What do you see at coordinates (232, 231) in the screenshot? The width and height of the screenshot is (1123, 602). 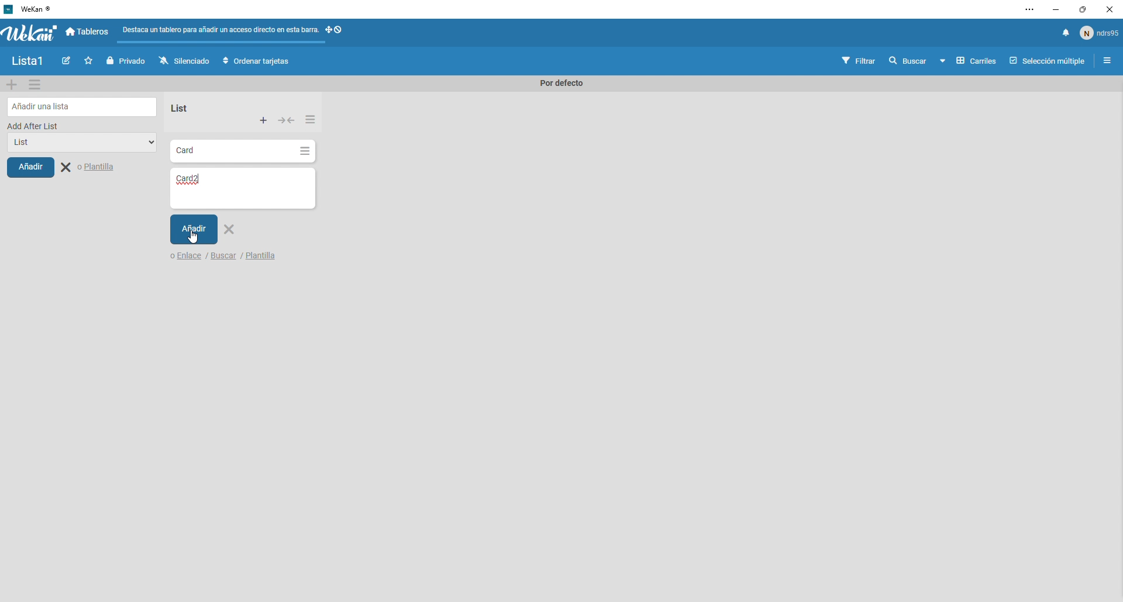 I see `Delete` at bounding box center [232, 231].